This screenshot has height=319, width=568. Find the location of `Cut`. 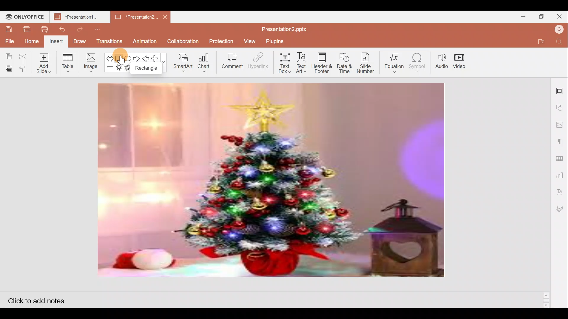

Cut is located at coordinates (24, 55).